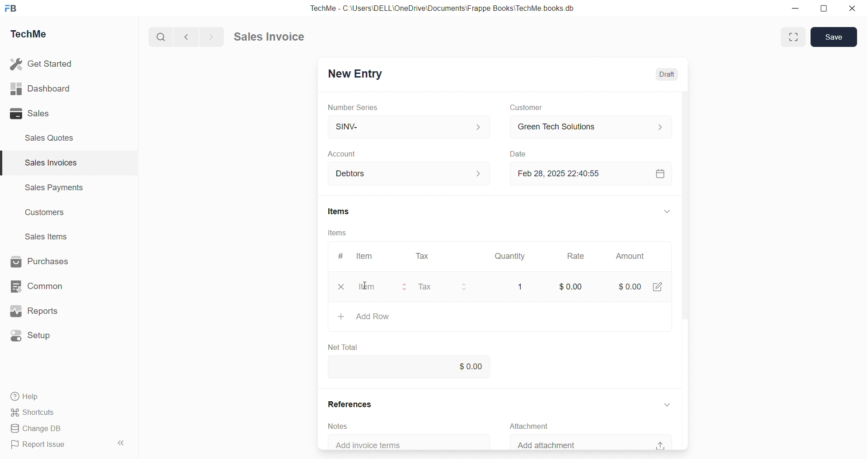  I want to click on Dashboard, so click(40, 88).